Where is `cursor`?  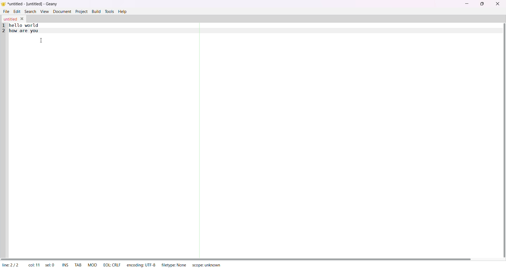 cursor is located at coordinates (42, 41).